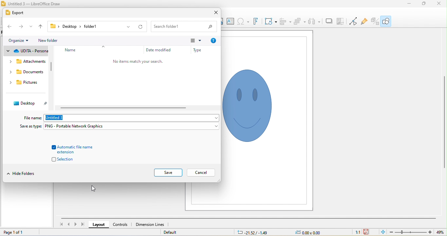 This screenshot has width=447, height=236. What do you see at coordinates (20, 26) in the screenshot?
I see `forward` at bounding box center [20, 26].